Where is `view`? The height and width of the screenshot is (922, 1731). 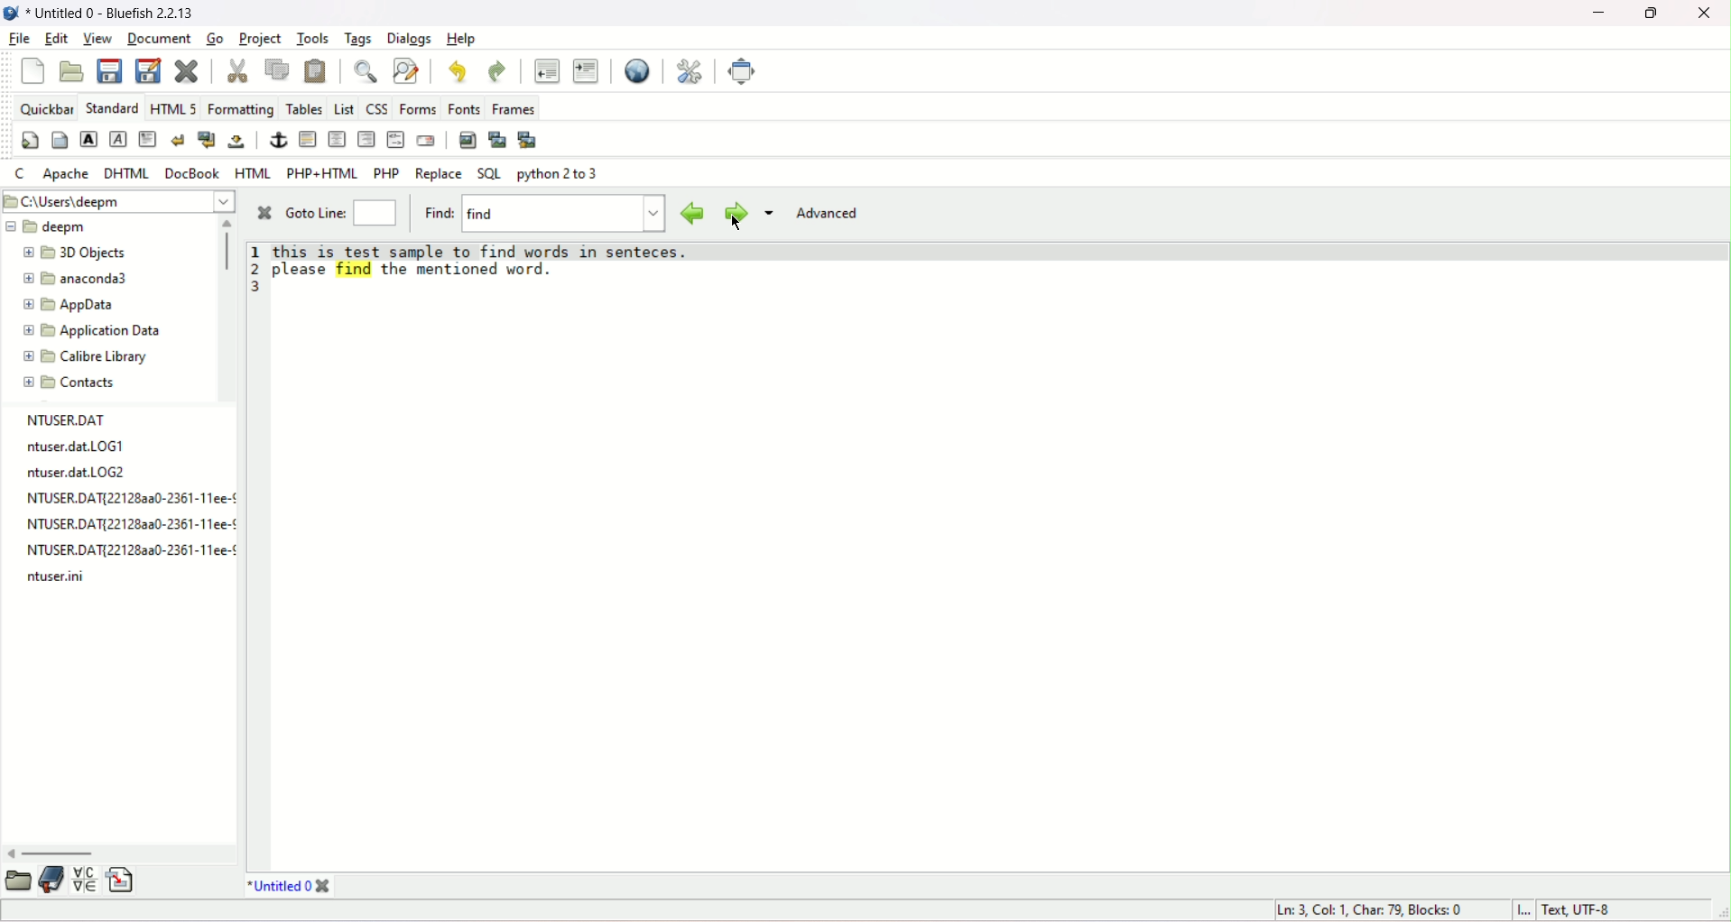
view is located at coordinates (98, 38).